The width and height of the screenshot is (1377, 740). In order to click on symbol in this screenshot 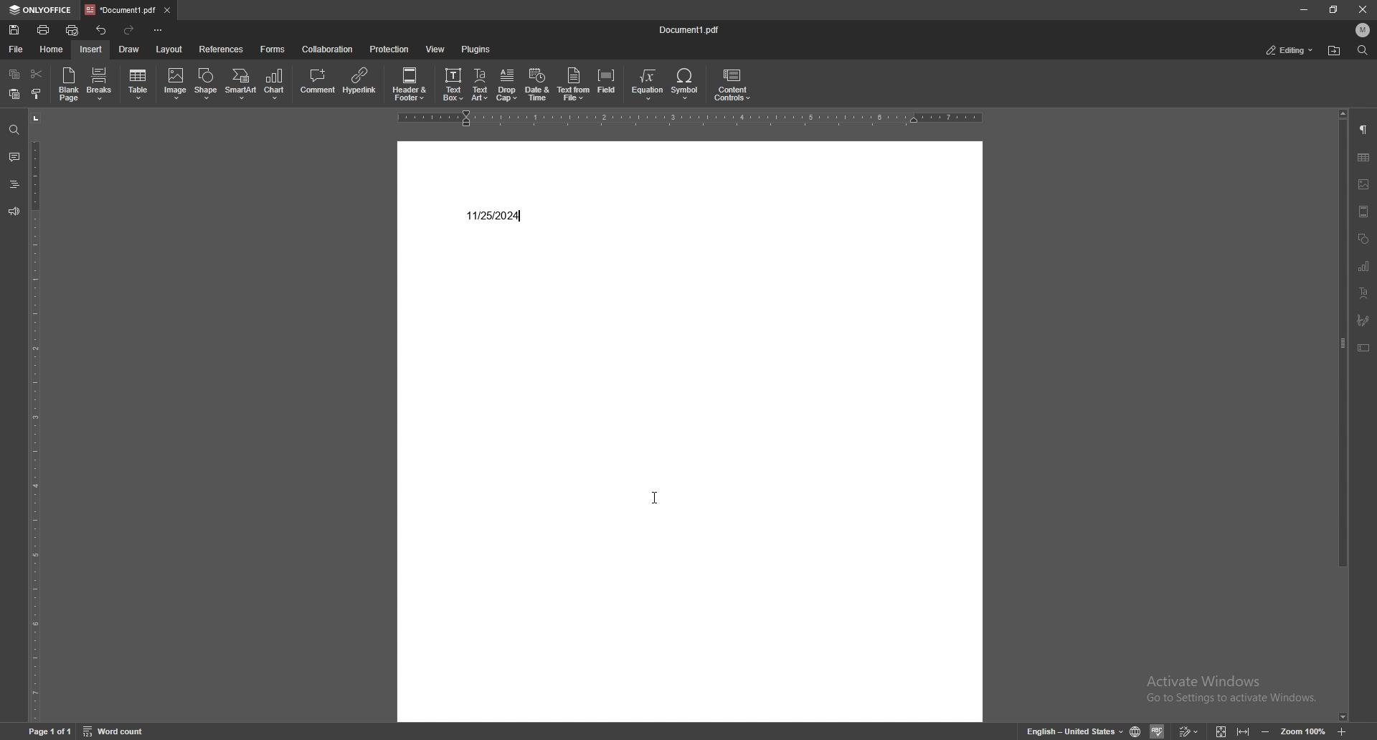, I will do `click(686, 84)`.